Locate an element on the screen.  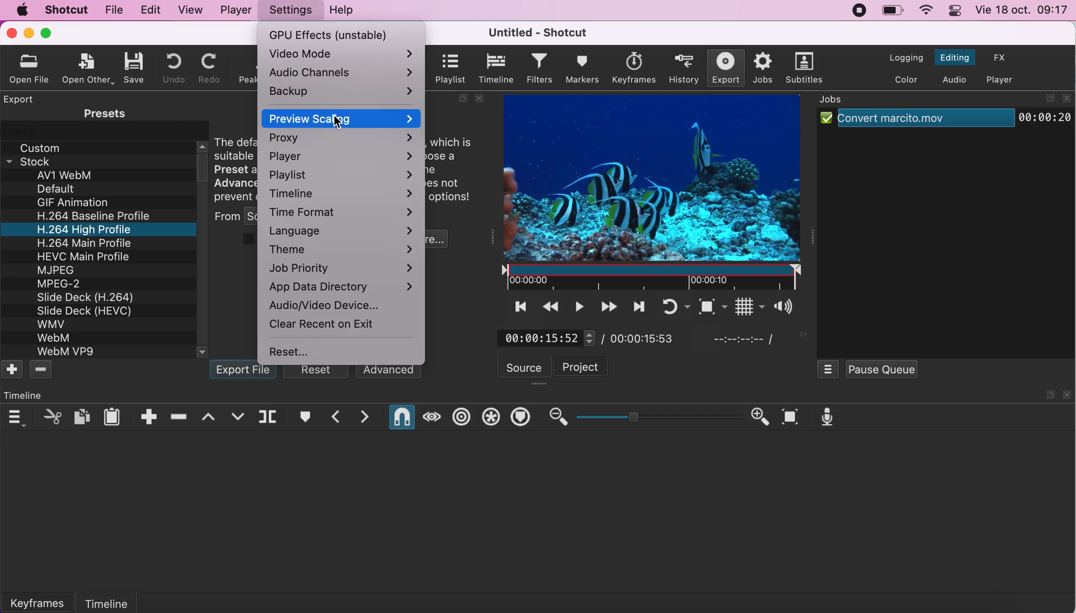
ripple all tracks is located at coordinates (490, 417).